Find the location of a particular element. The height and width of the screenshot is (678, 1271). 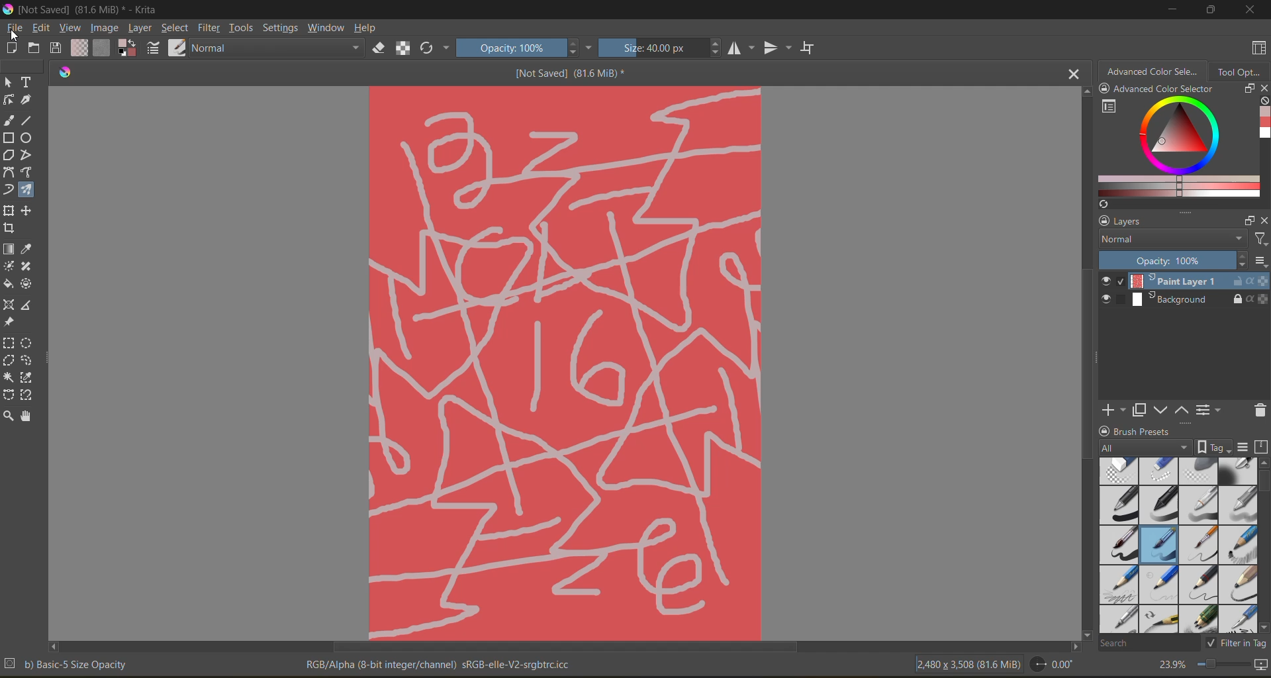

tool is located at coordinates (9, 101).